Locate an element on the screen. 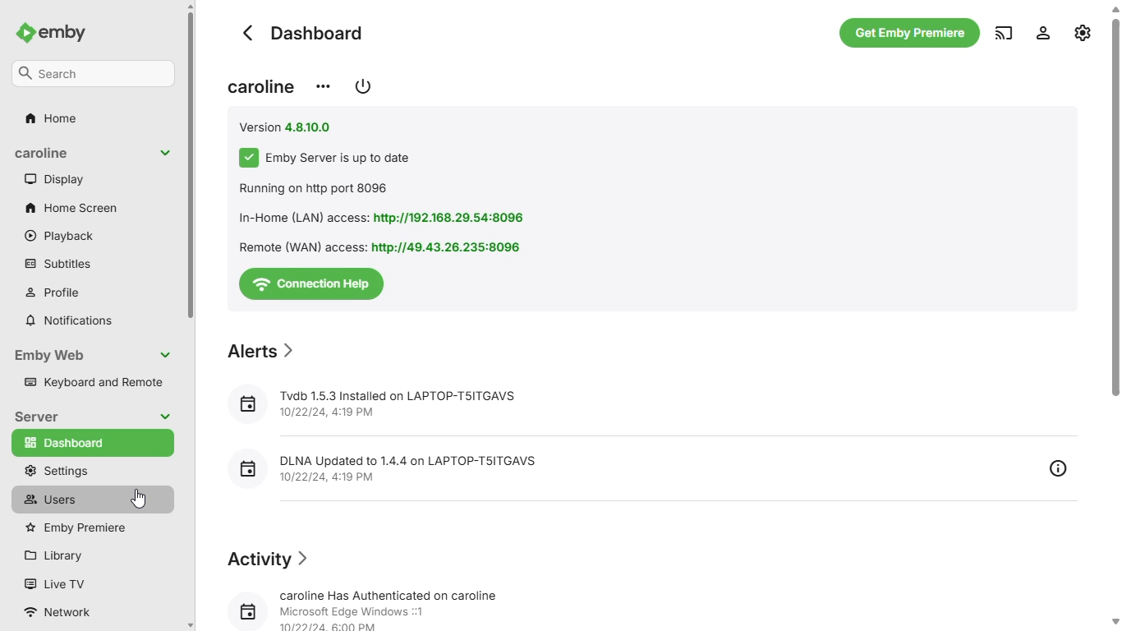 The height and width of the screenshot is (631, 1122). change server display name / view server info is located at coordinates (324, 85).